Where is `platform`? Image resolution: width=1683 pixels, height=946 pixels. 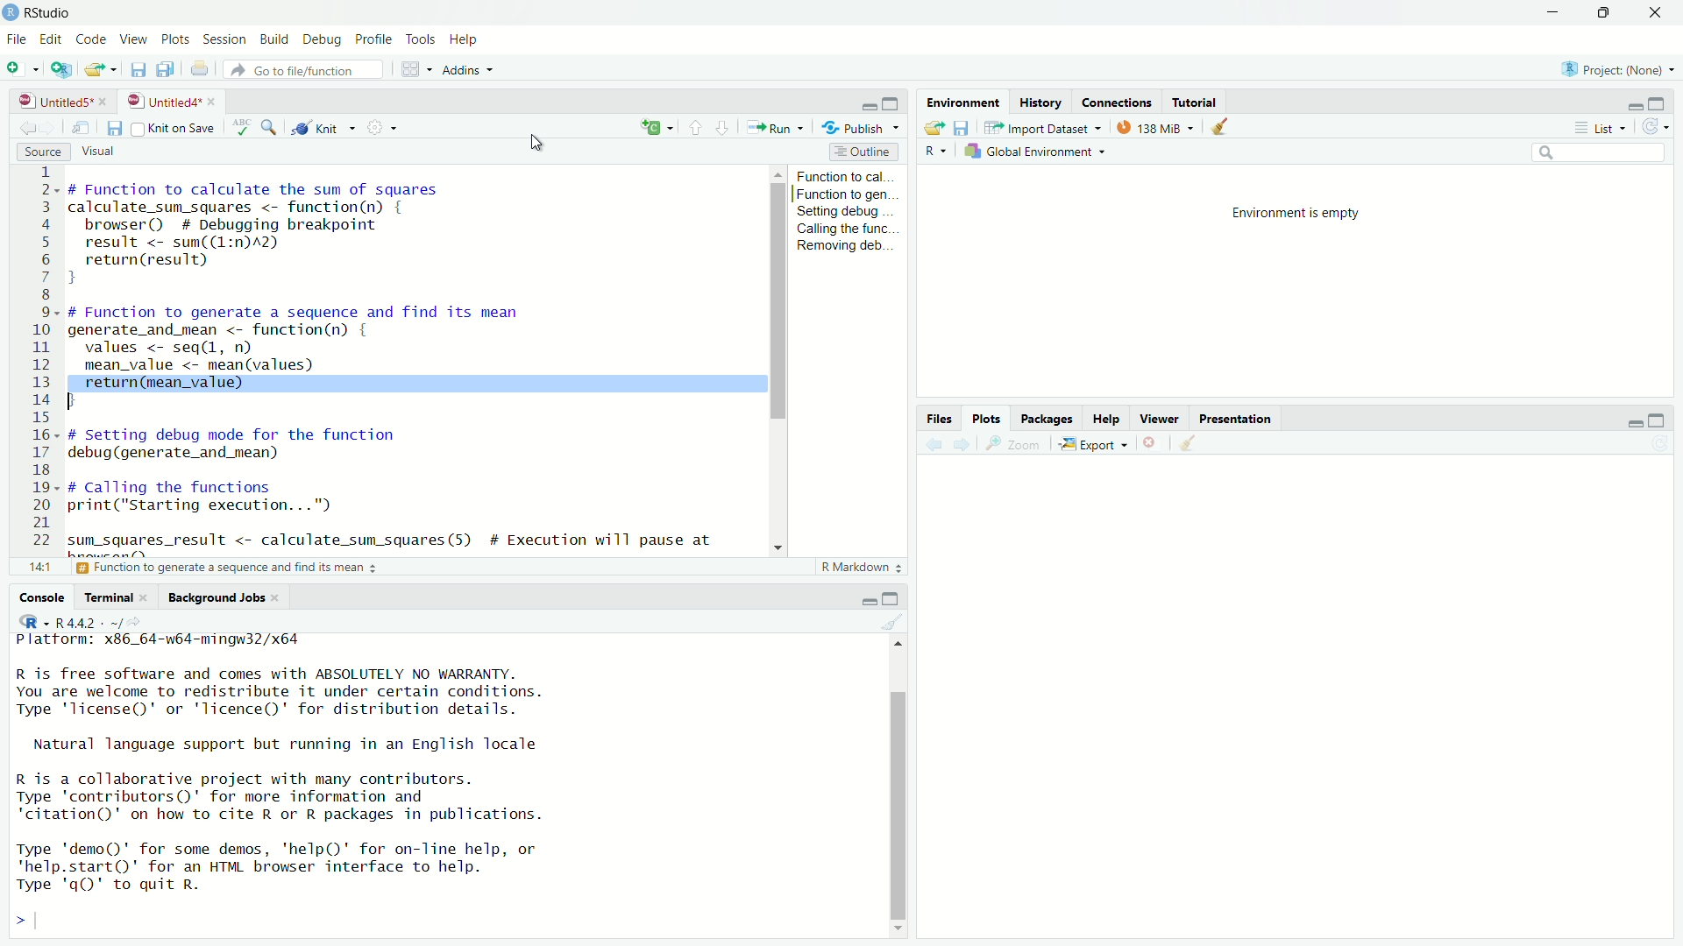
platform is located at coordinates (158, 643).